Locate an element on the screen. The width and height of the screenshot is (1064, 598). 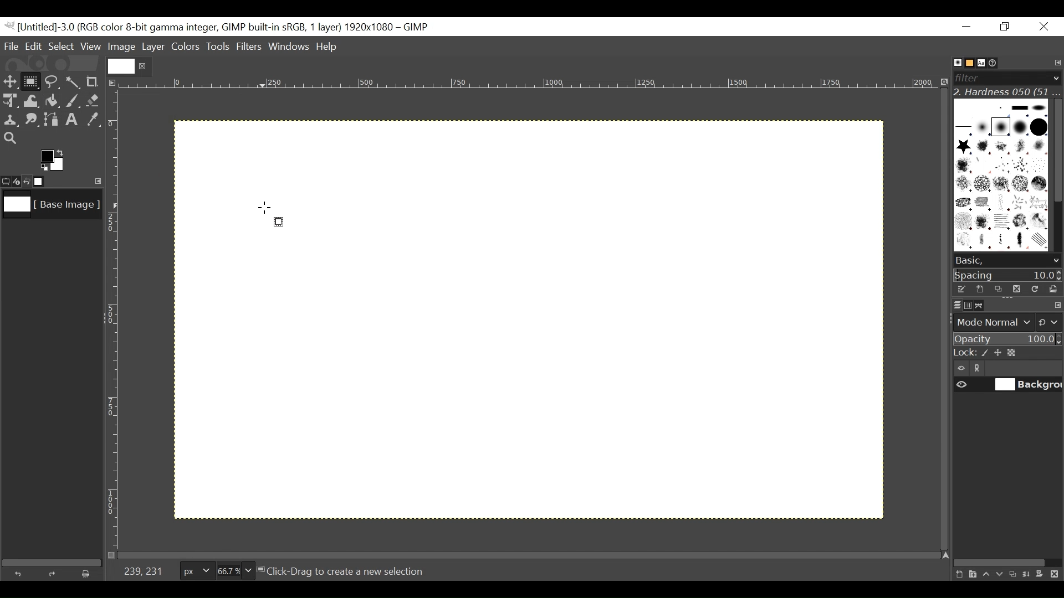
Duplicate brush is located at coordinates (998, 289).